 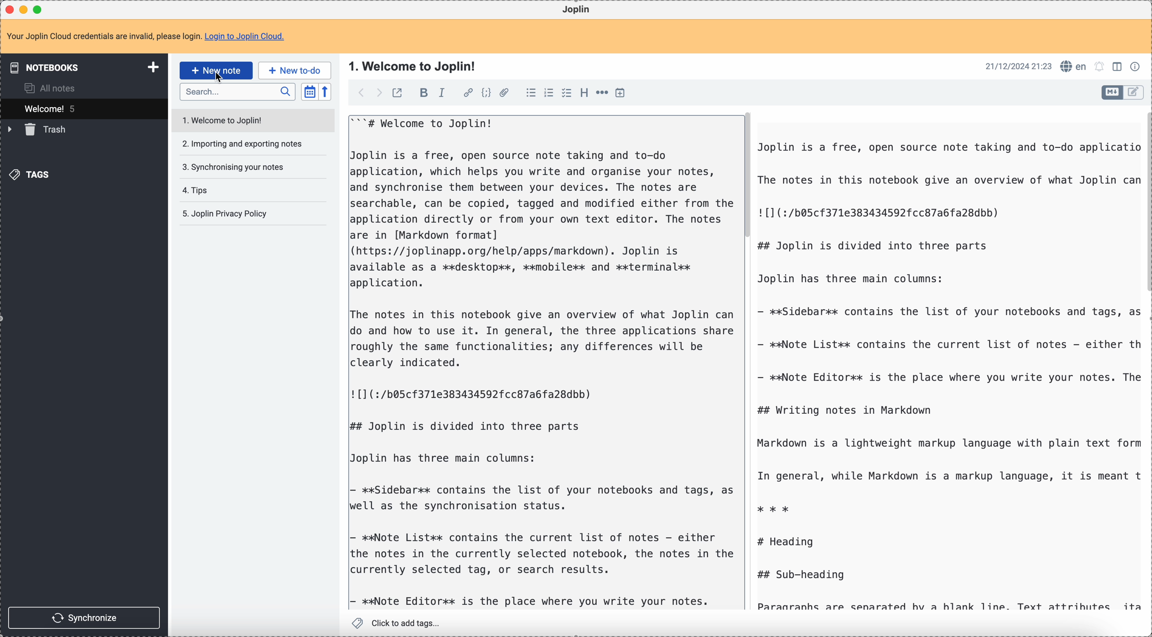 What do you see at coordinates (487, 93) in the screenshot?
I see `code` at bounding box center [487, 93].